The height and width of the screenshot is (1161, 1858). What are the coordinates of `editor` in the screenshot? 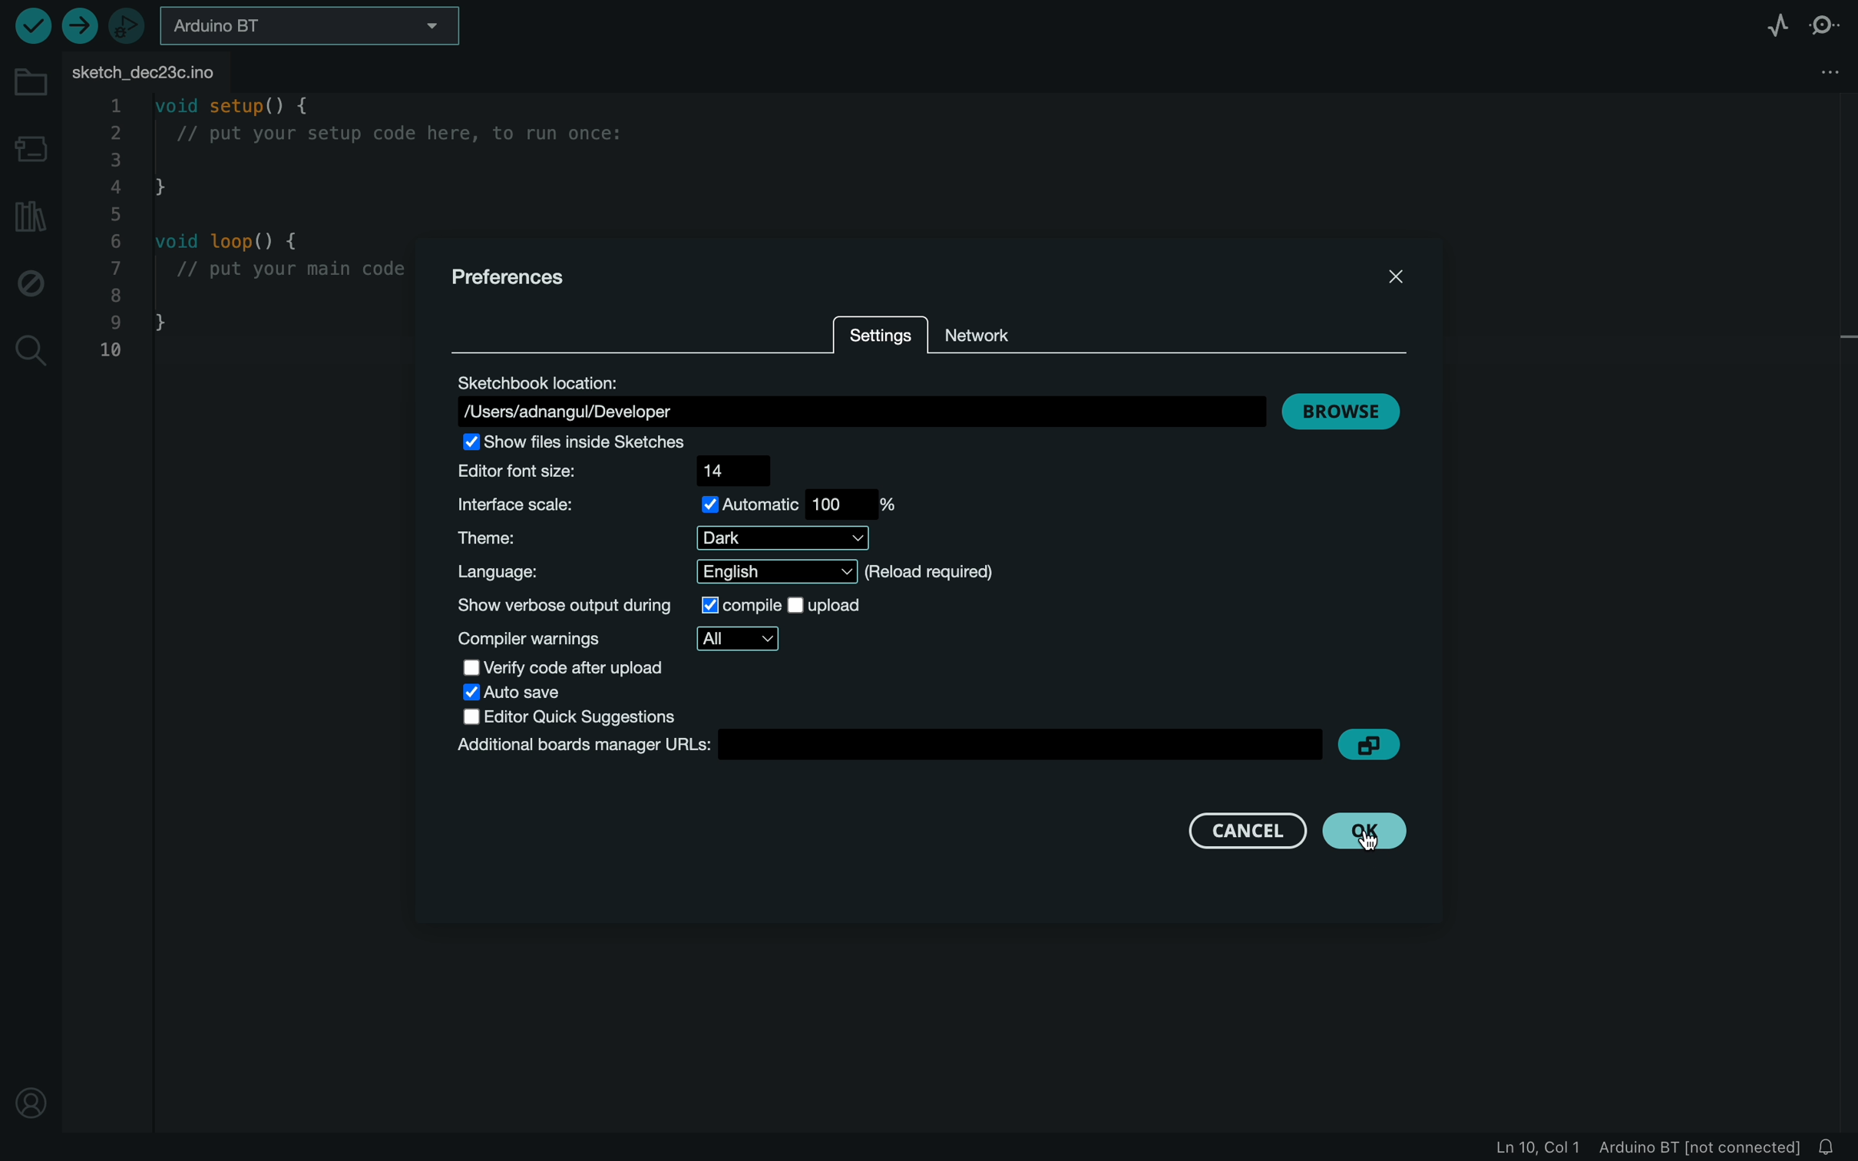 It's located at (593, 718).